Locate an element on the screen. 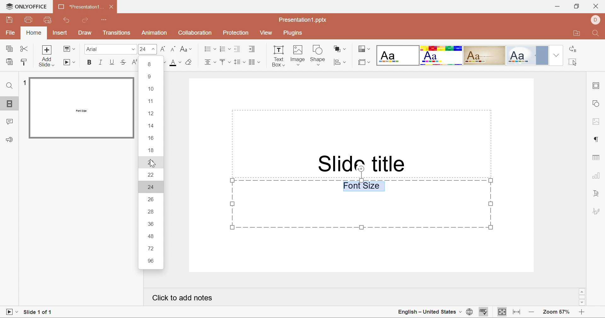 The width and height of the screenshot is (605, 318). Zoom 57% is located at coordinates (557, 312).